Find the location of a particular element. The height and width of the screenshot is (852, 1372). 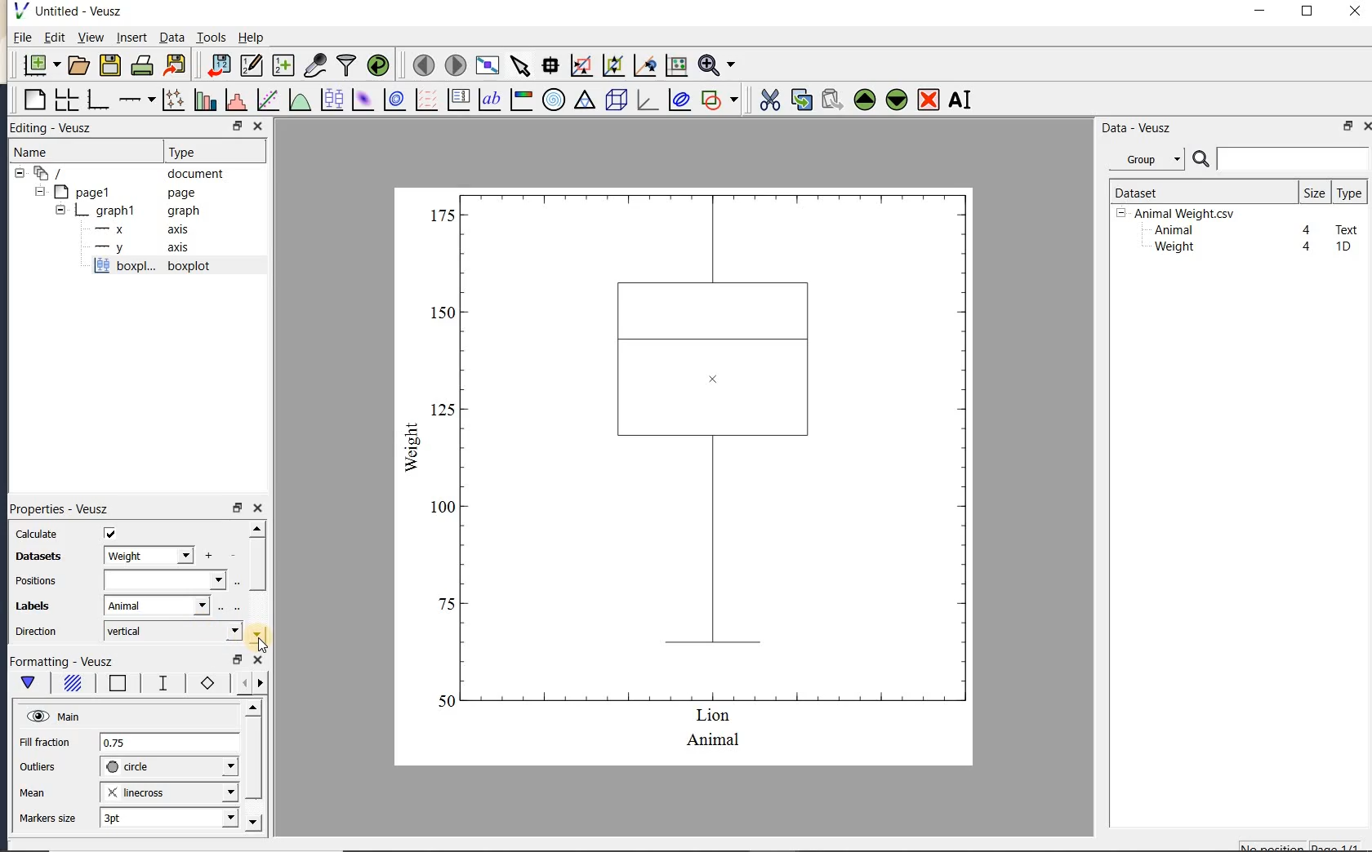

input field is located at coordinates (158, 605).